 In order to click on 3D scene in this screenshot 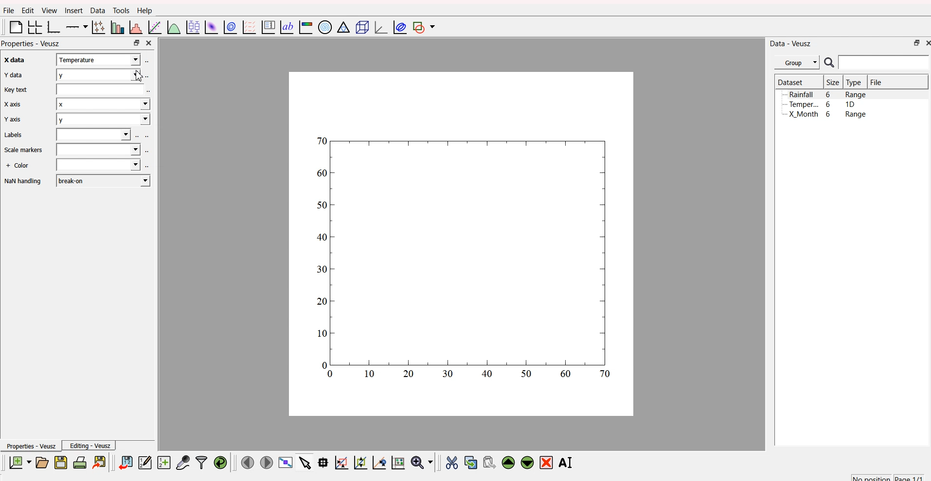, I will do `click(360, 27)`.